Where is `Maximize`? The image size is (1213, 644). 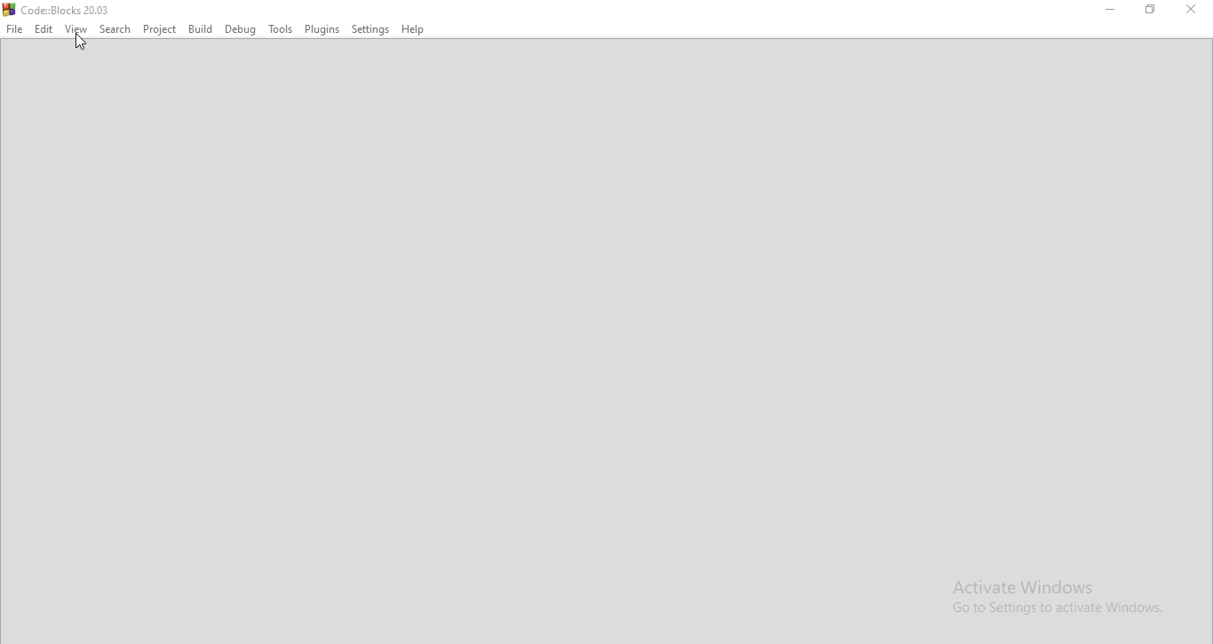 Maximize is located at coordinates (1150, 12).